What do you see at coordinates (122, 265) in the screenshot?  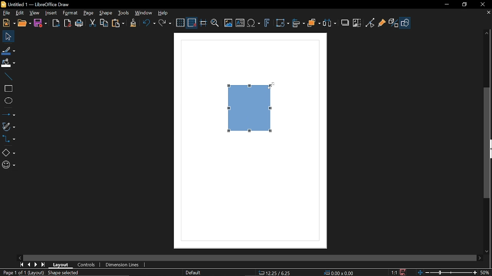 I see `Dimension lines` at bounding box center [122, 265].